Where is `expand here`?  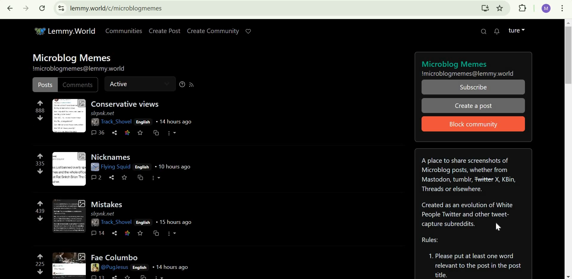 expand here is located at coordinates (69, 169).